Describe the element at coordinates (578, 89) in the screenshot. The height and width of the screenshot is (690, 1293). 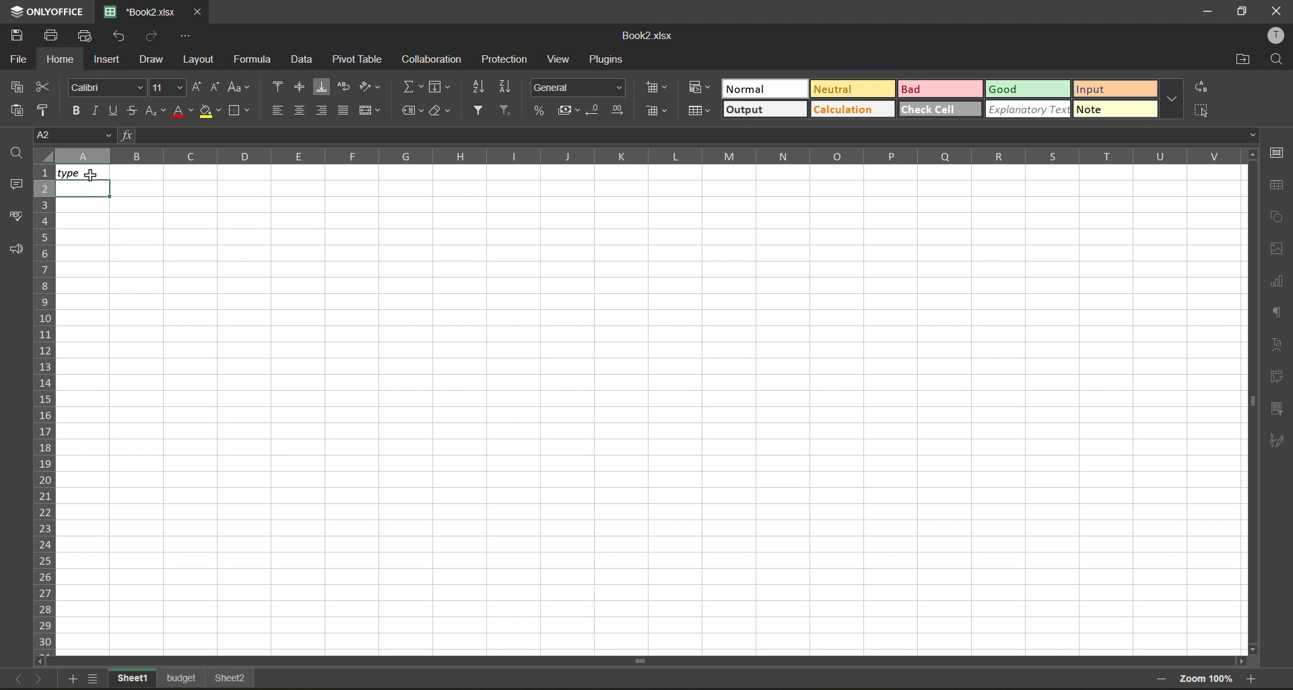
I see `number format` at that location.